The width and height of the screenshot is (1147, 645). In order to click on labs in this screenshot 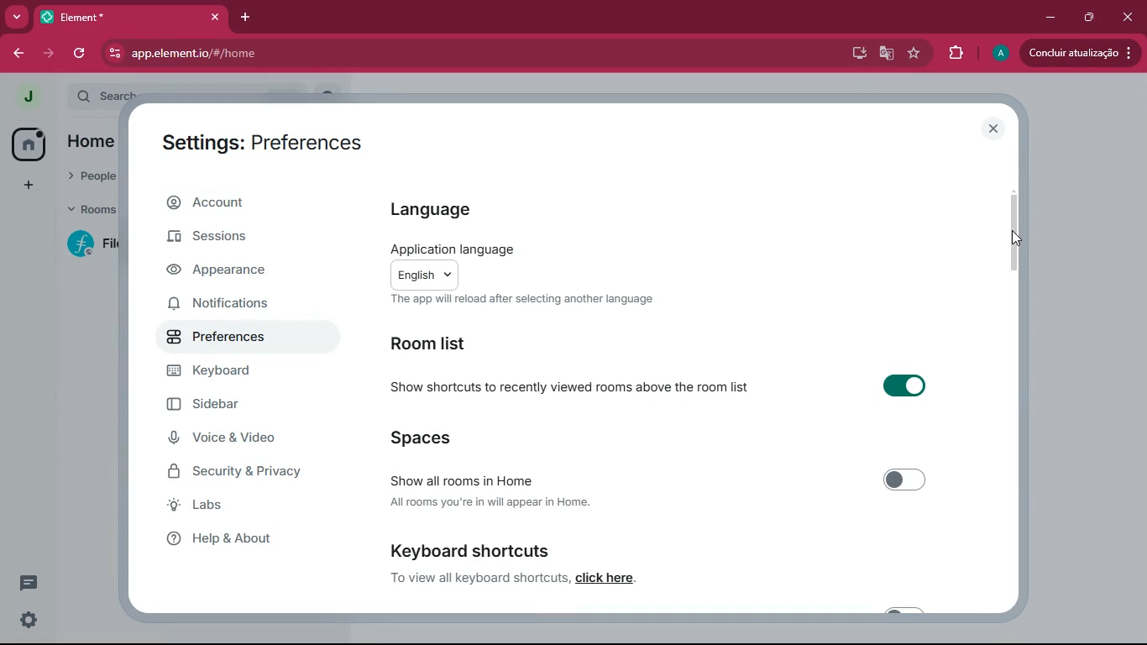, I will do `click(249, 506)`.